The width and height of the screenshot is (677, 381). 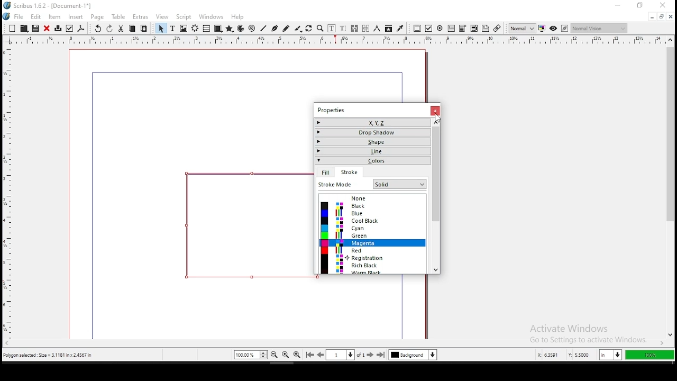 What do you see at coordinates (354, 29) in the screenshot?
I see `link text frames` at bounding box center [354, 29].